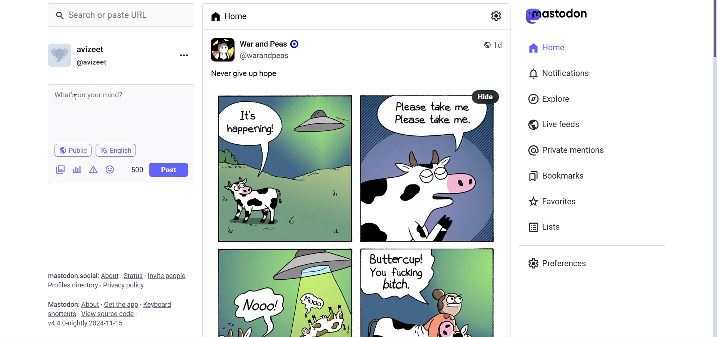 The image size is (717, 337). Describe the element at coordinates (544, 227) in the screenshot. I see `Lists` at that location.